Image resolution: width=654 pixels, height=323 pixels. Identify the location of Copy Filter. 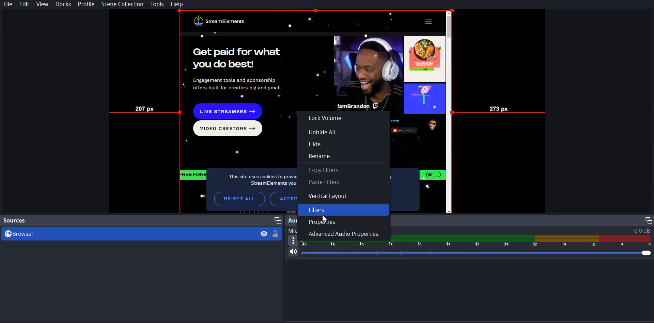
(343, 170).